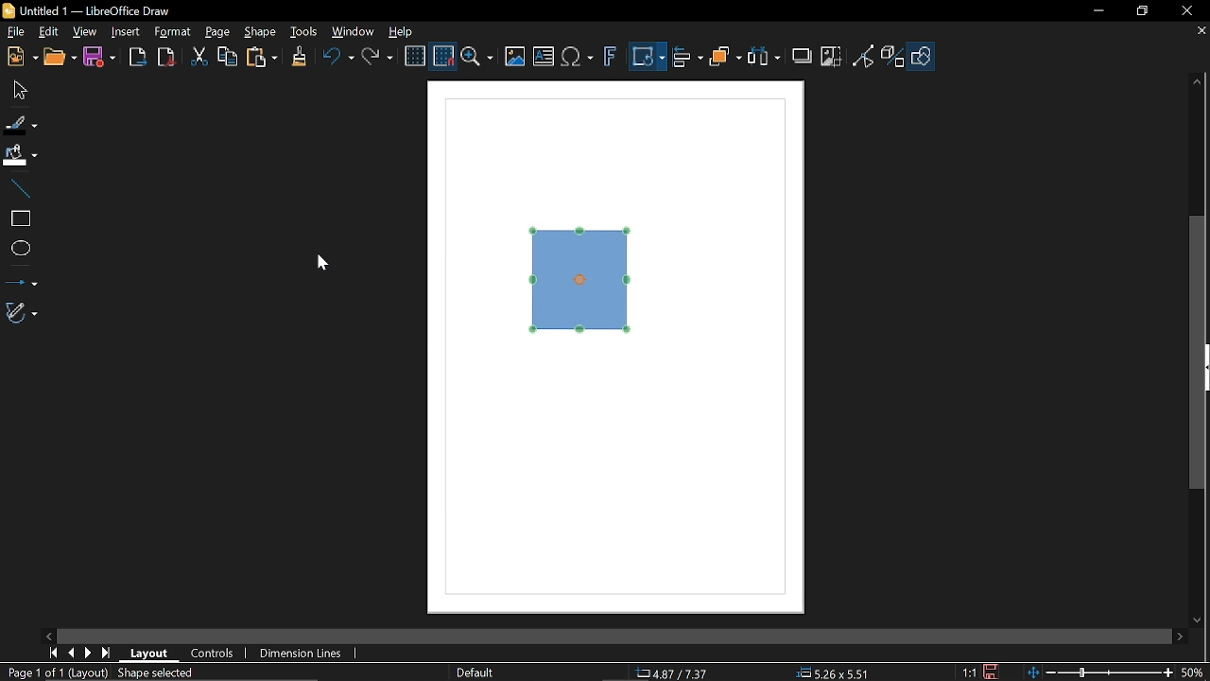  Describe the element at coordinates (1202, 31) in the screenshot. I see `Close tab` at that location.